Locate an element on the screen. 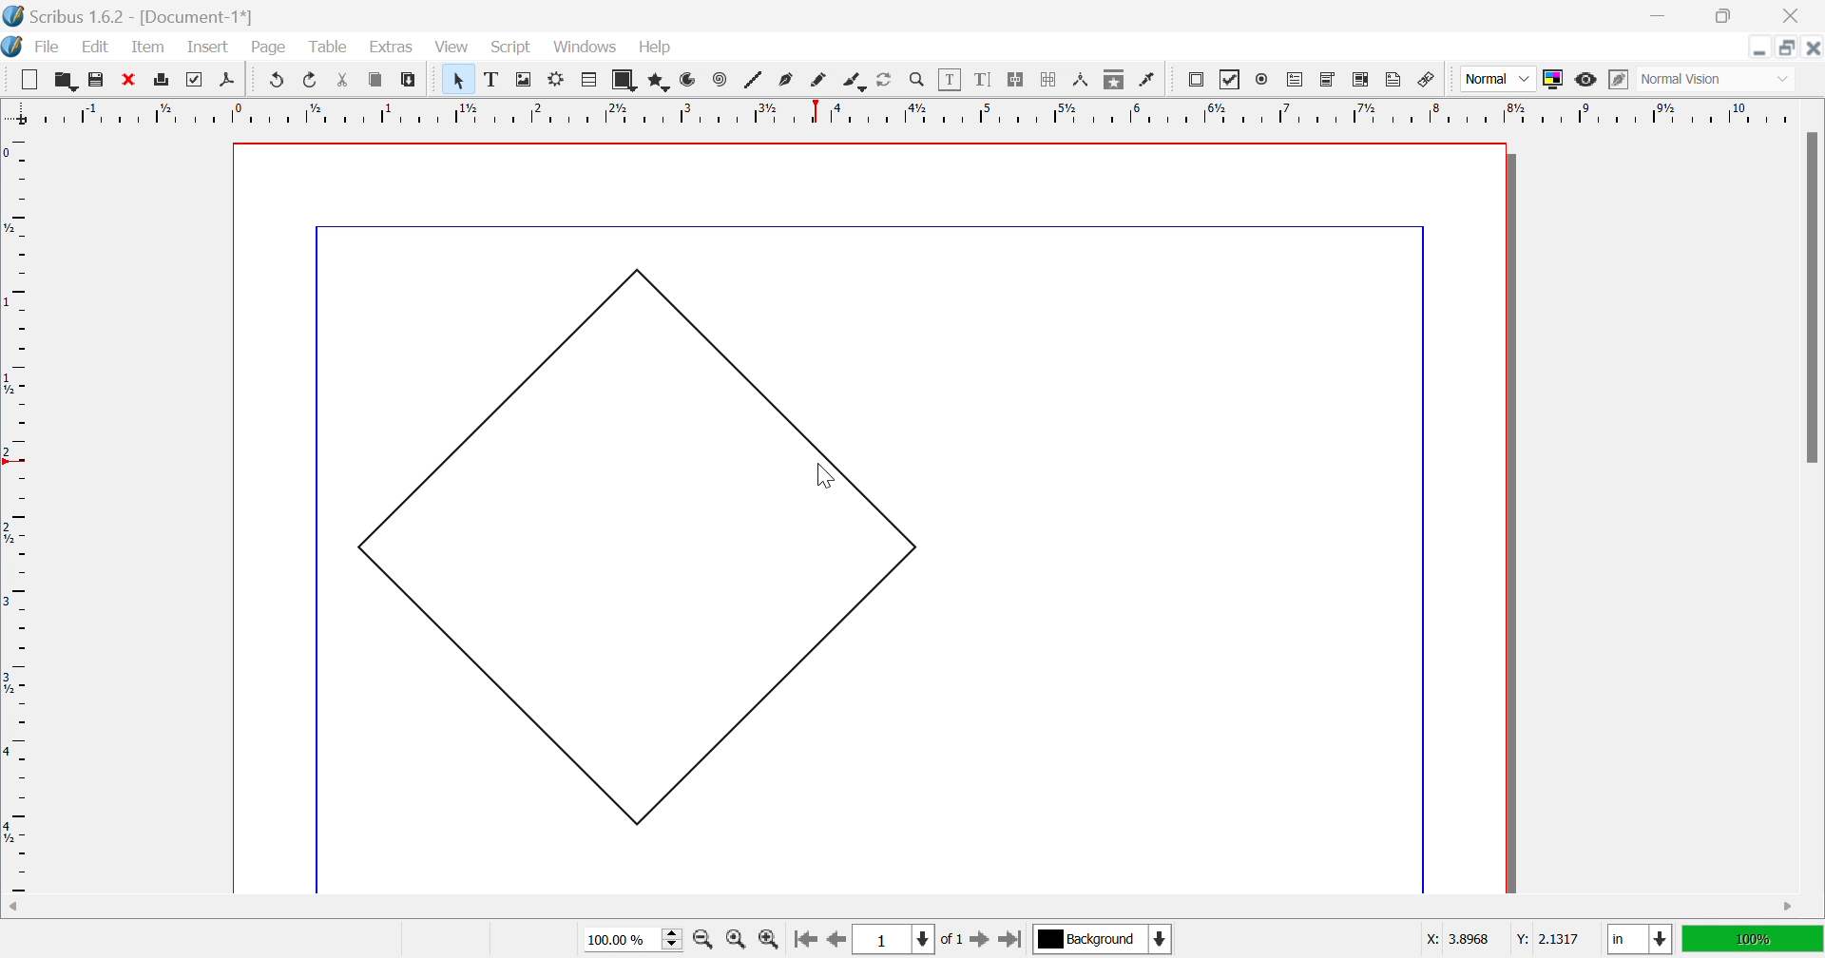  New is located at coordinates (29, 80).